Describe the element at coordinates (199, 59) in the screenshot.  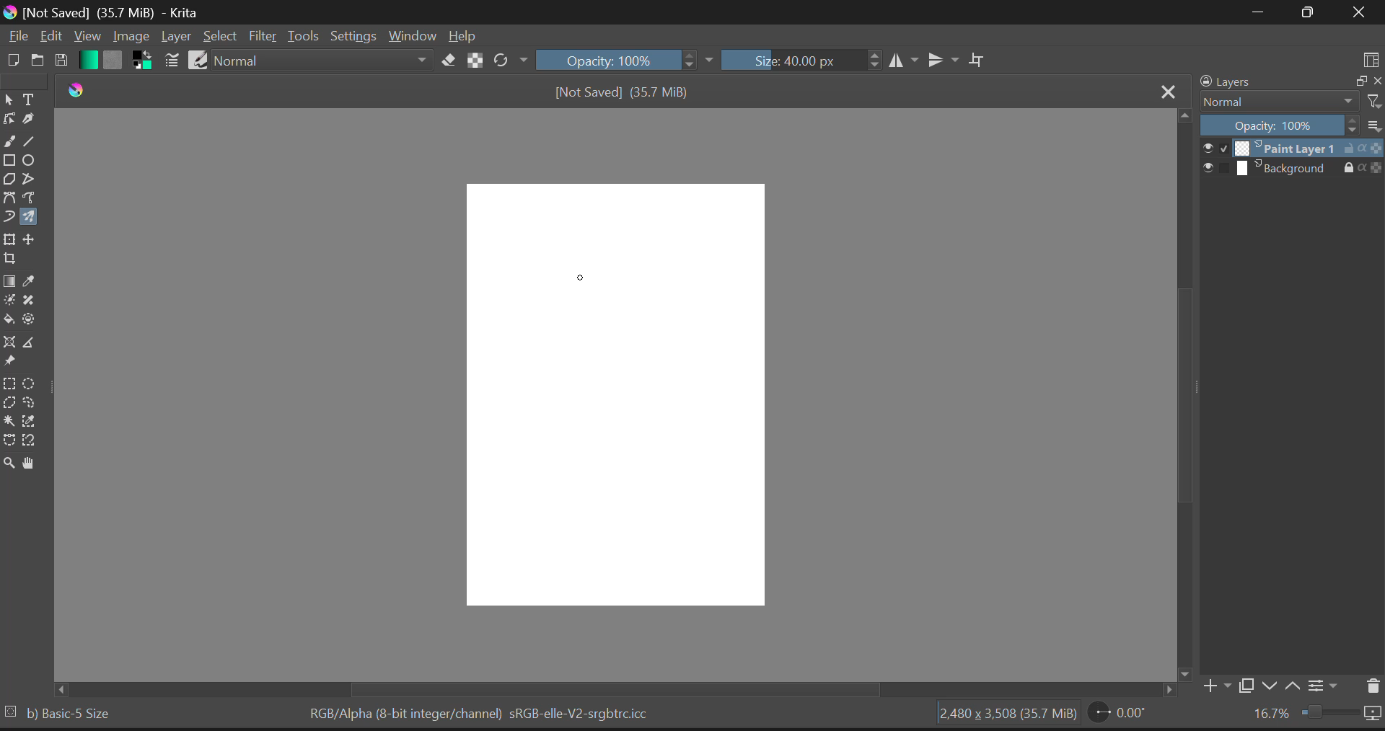
I see `Brush Presets` at that location.